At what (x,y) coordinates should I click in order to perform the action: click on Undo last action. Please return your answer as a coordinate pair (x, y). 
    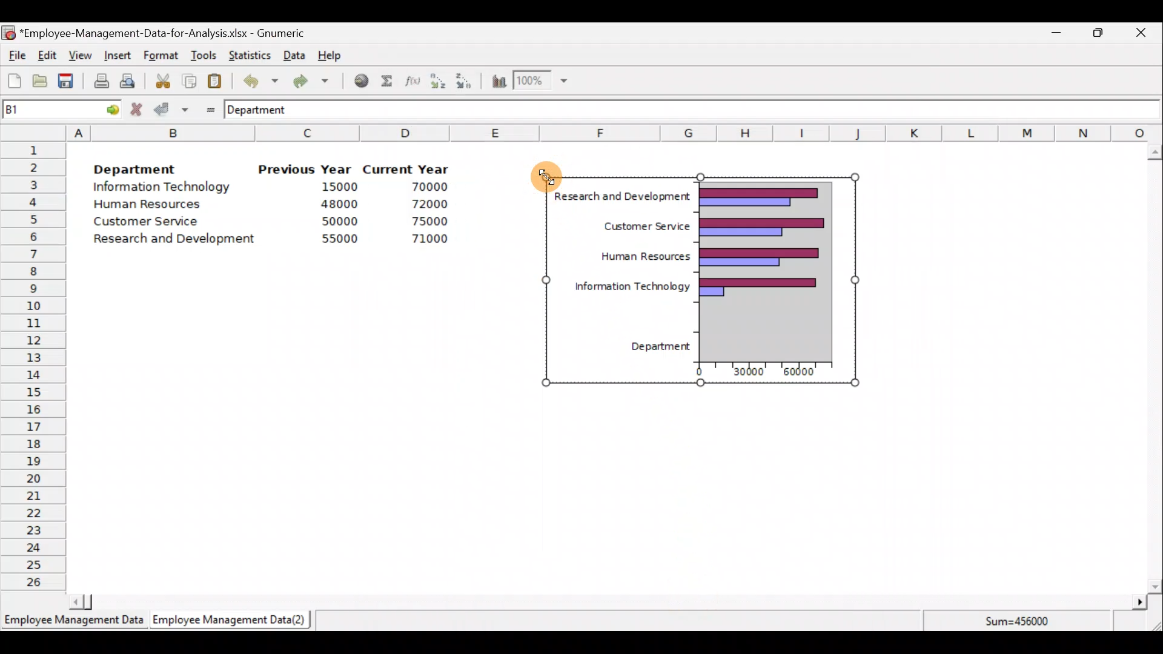
    Looking at the image, I should click on (254, 78).